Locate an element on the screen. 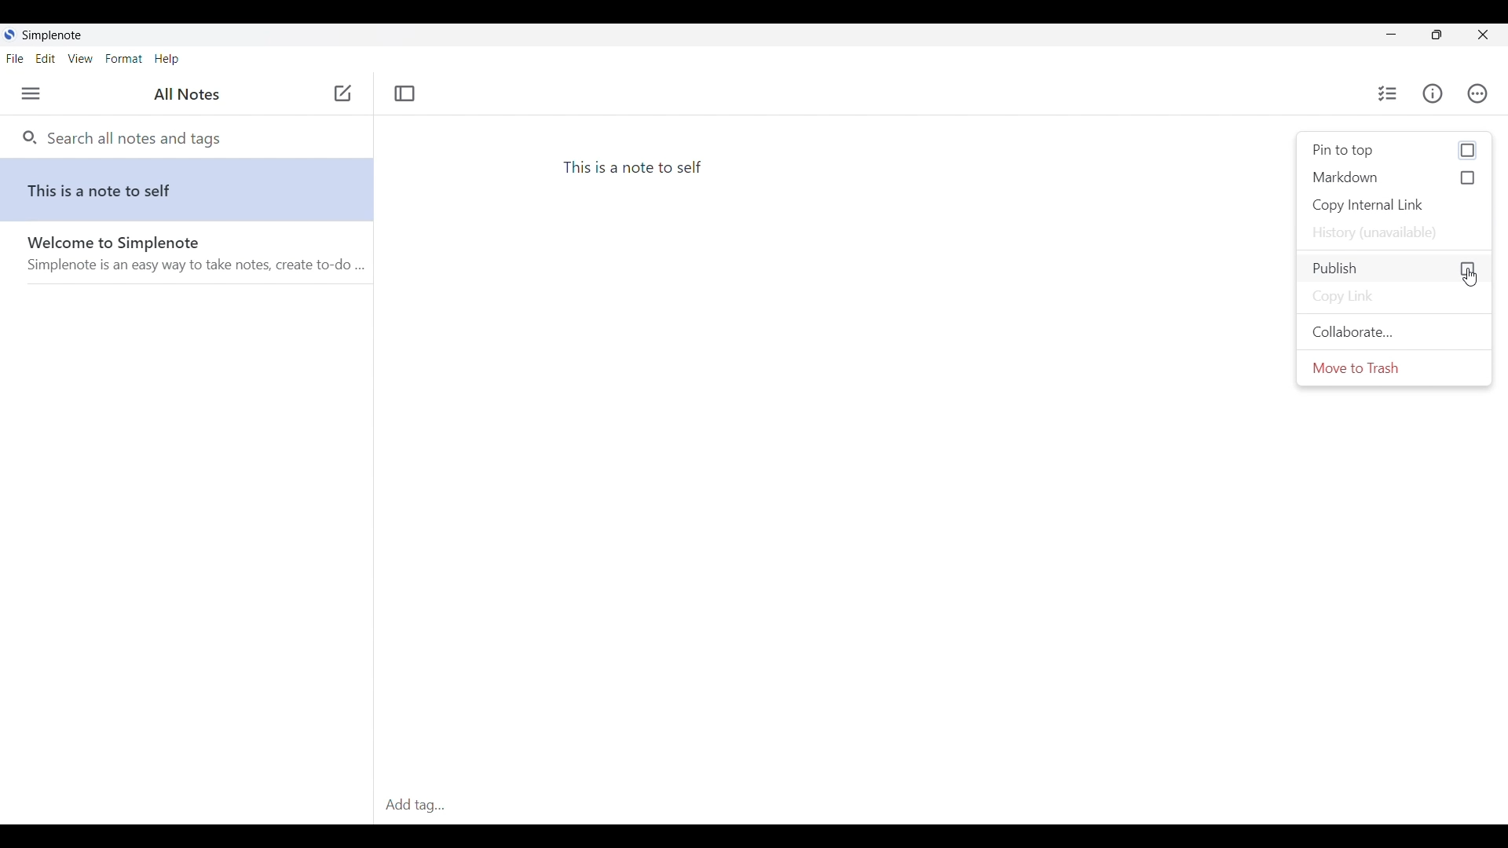 The width and height of the screenshot is (1508, 848). history (unavailable) is located at coordinates (1394, 233).